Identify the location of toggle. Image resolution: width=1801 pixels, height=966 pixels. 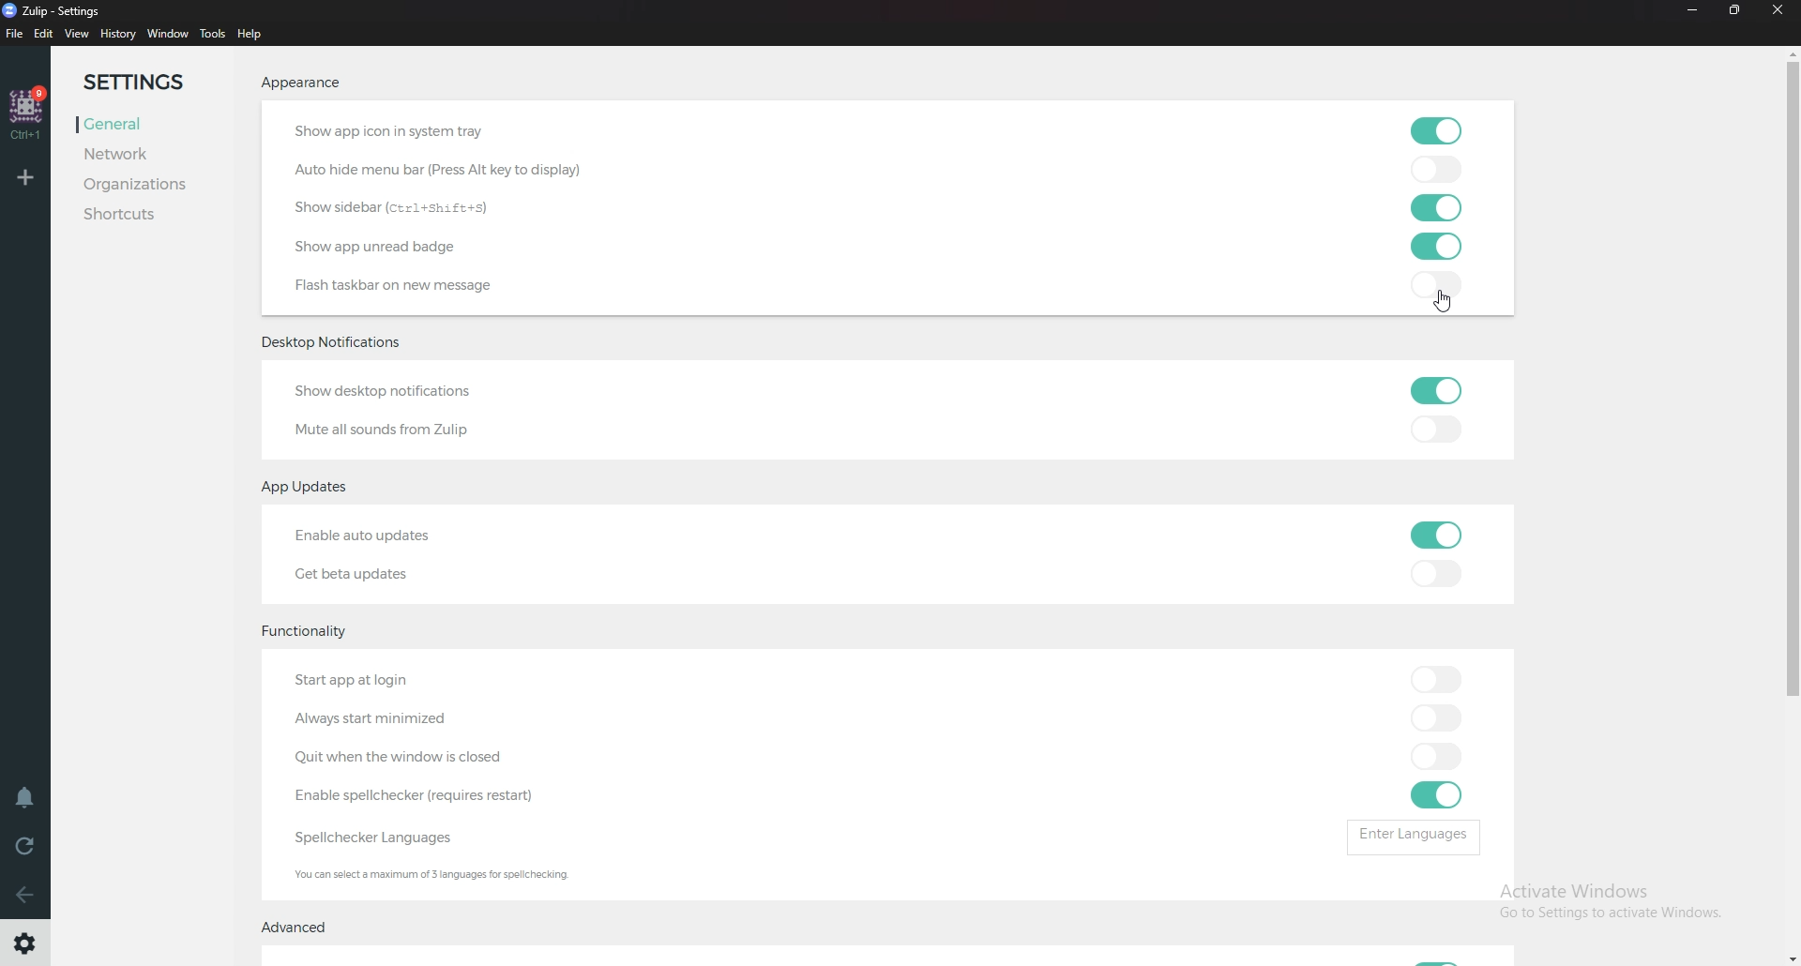
(1431, 170).